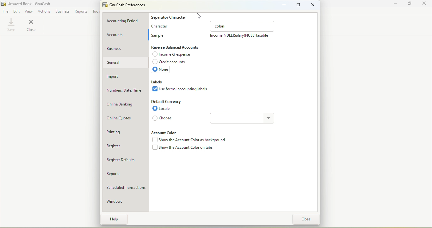 Image resolution: width=432 pixels, height=228 pixels. Describe the element at coordinates (62, 11) in the screenshot. I see `Business` at that location.